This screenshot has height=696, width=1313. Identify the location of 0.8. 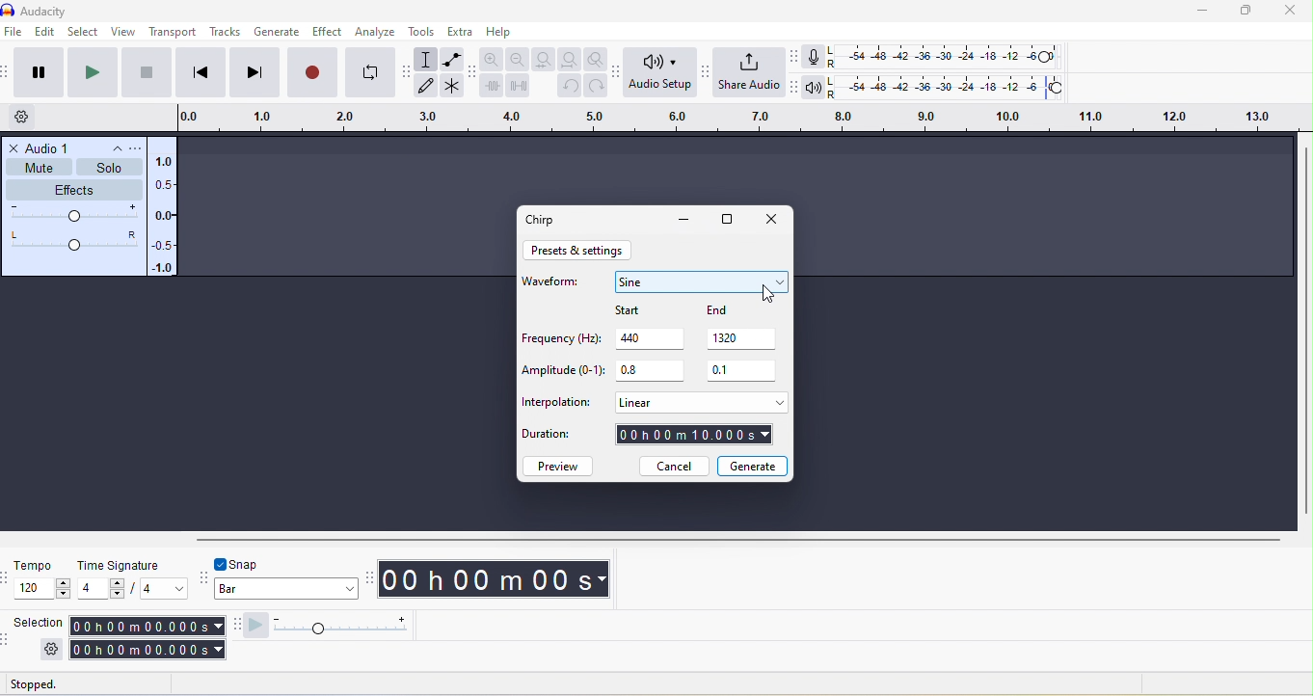
(649, 371).